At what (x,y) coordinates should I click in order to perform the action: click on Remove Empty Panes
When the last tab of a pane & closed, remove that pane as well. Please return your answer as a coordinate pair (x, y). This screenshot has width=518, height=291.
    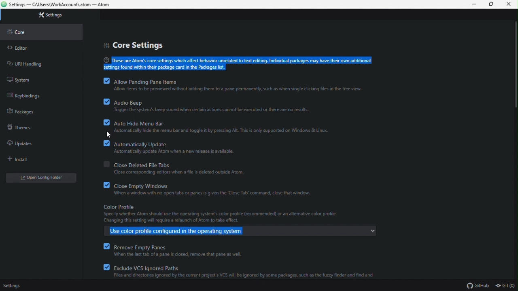
    Looking at the image, I should click on (207, 250).